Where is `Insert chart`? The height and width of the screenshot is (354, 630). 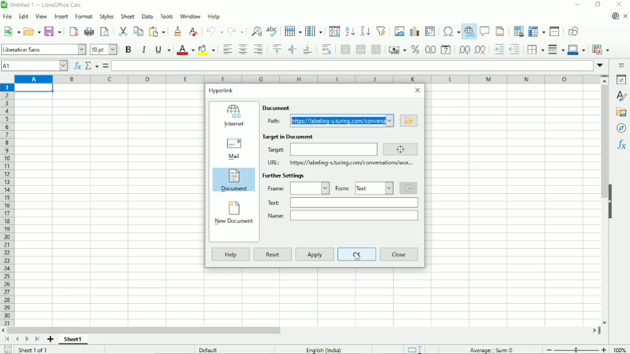 Insert chart is located at coordinates (414, 31).